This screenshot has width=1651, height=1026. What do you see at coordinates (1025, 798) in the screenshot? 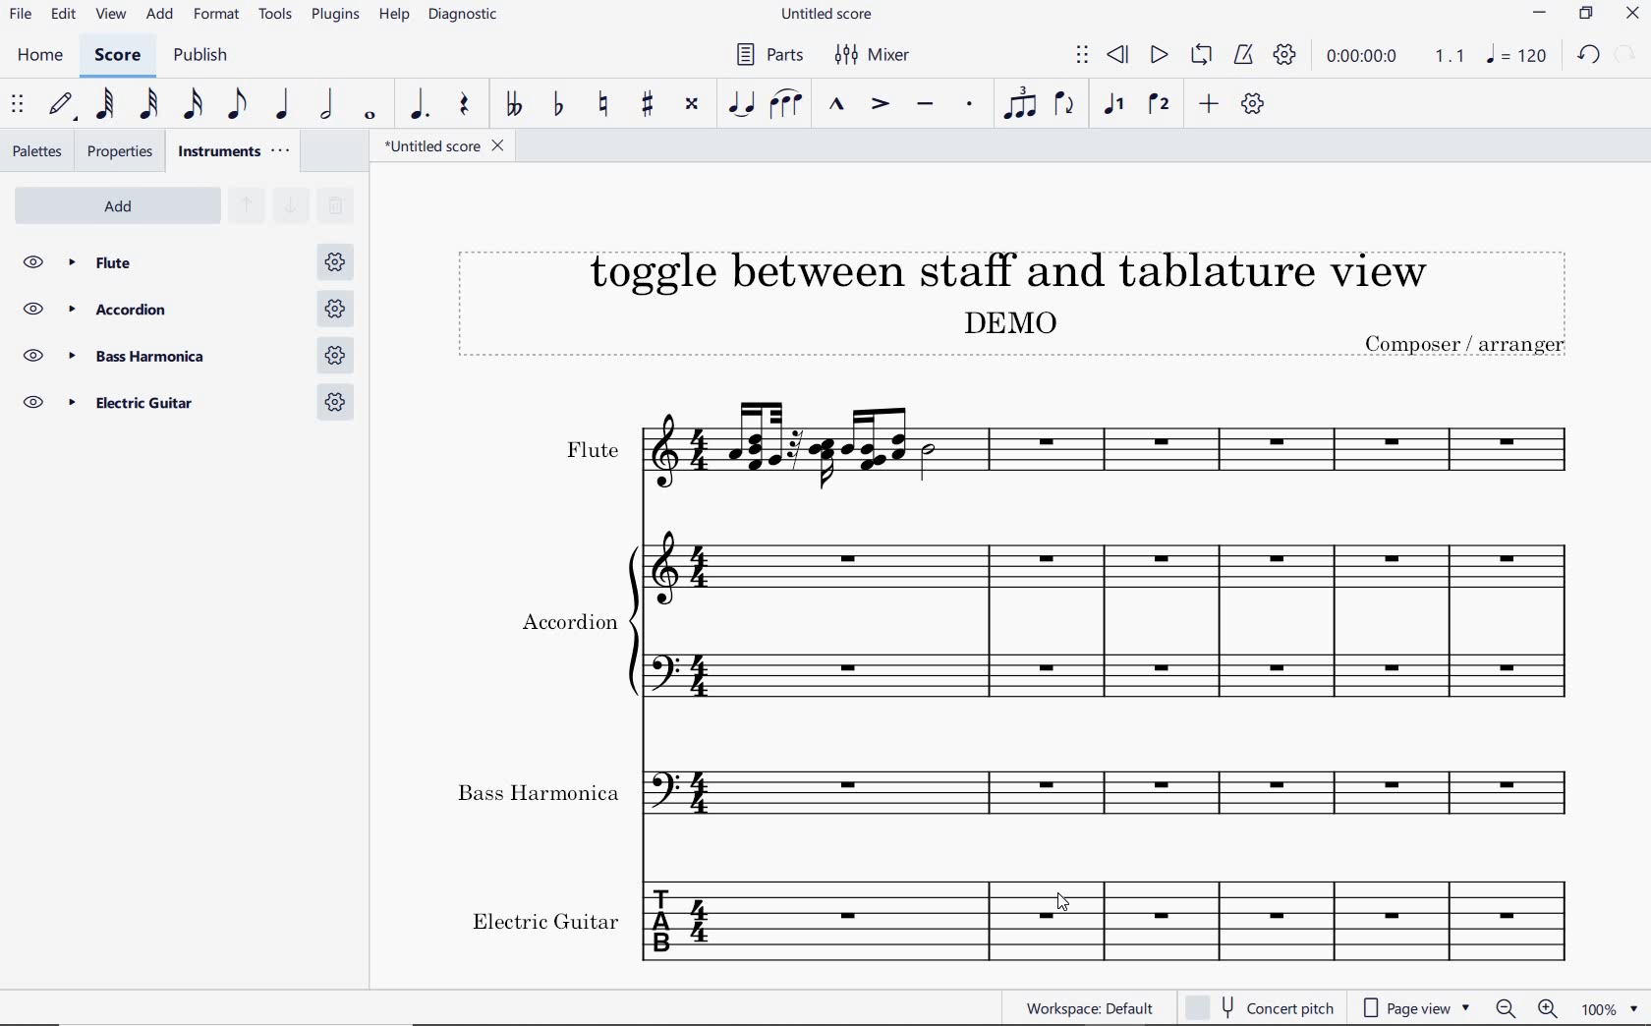
I see `Instrument: Bass Harmonica` at bounding box center [1025, 798].